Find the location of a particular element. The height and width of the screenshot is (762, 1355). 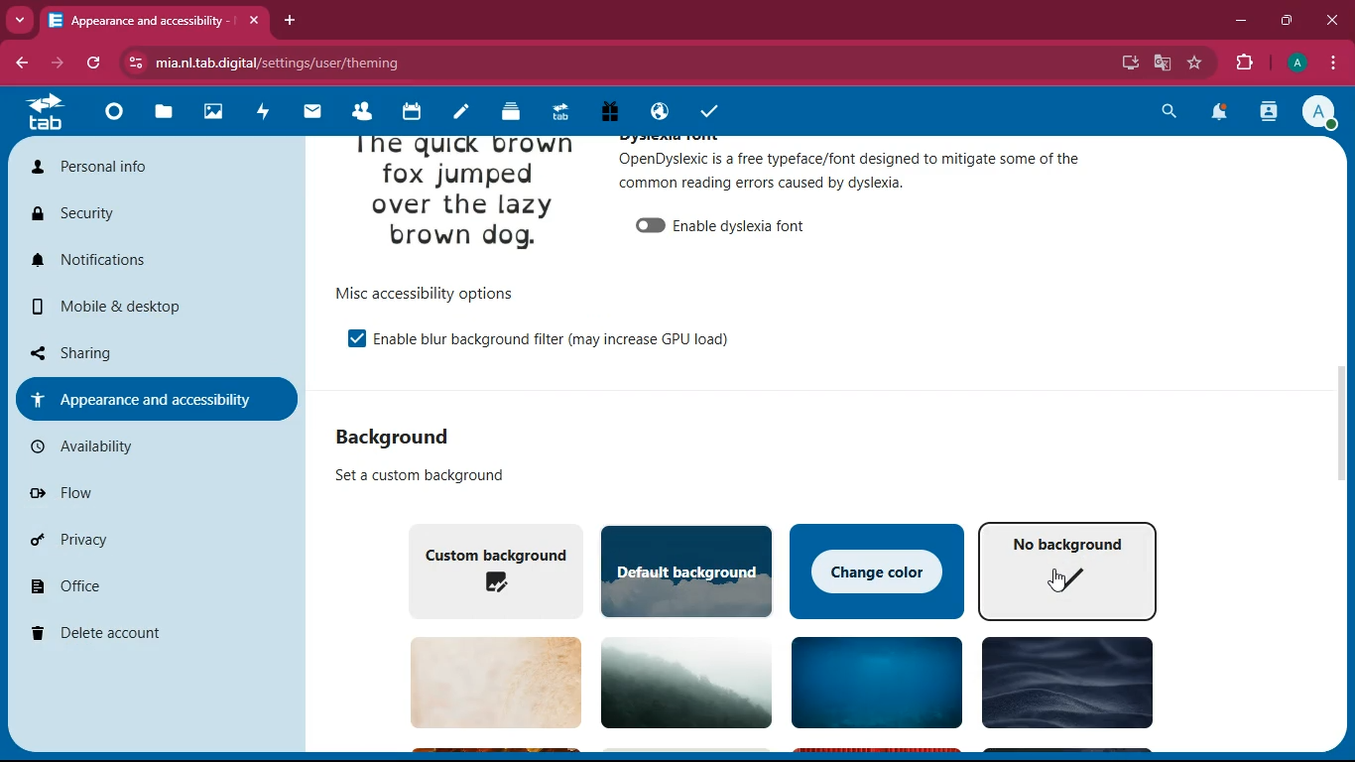

background is located at coordinates (409, 436).